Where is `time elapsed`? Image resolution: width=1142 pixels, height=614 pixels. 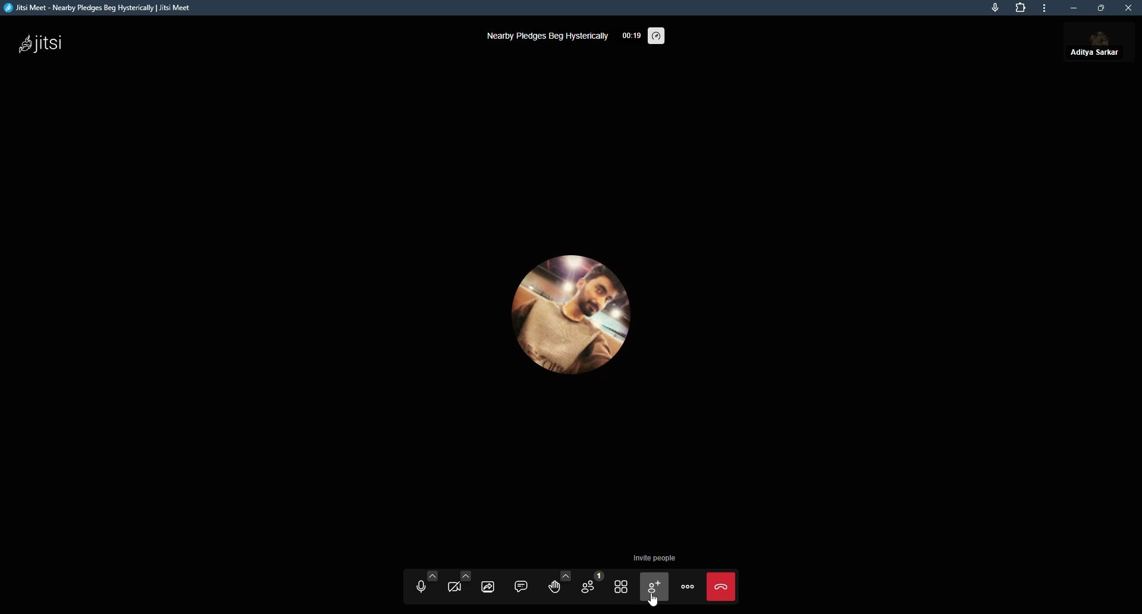
time elapsed is located at coordinates (630, 36).